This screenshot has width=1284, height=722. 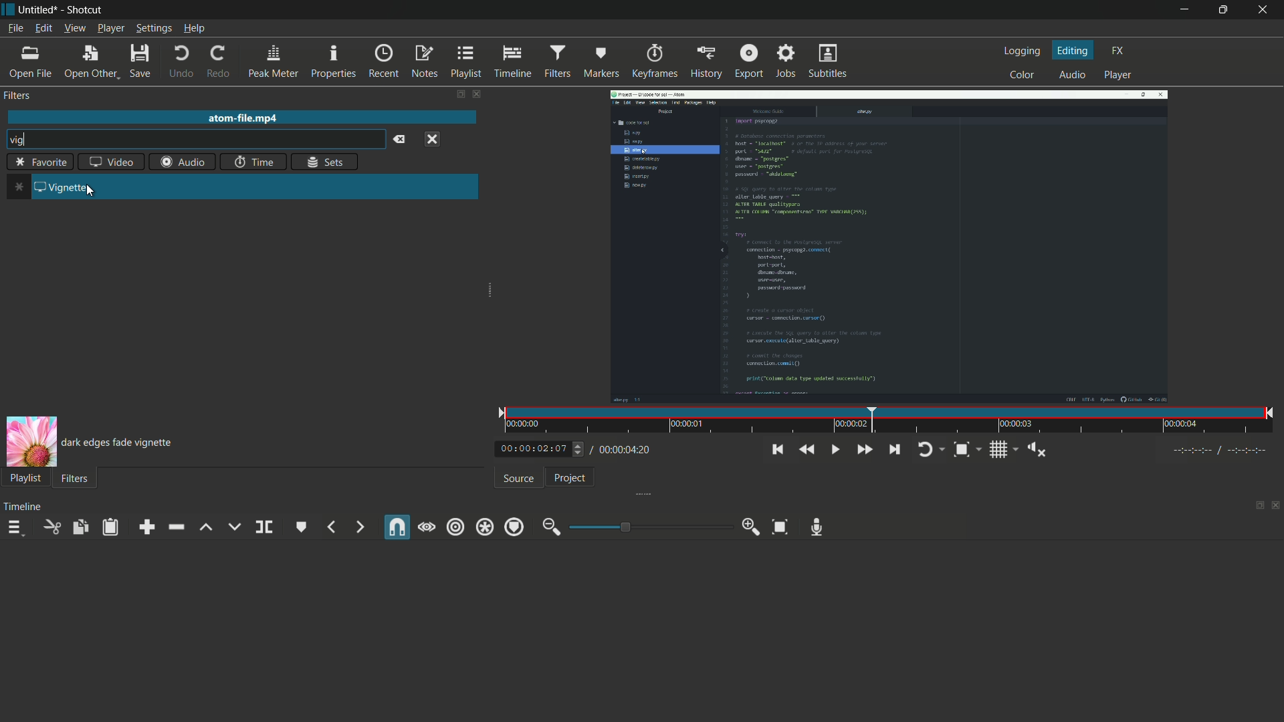 What do you see at coordinates (39, 10) in the screenshot?
I see `project name` at bounding box center [39, 10].